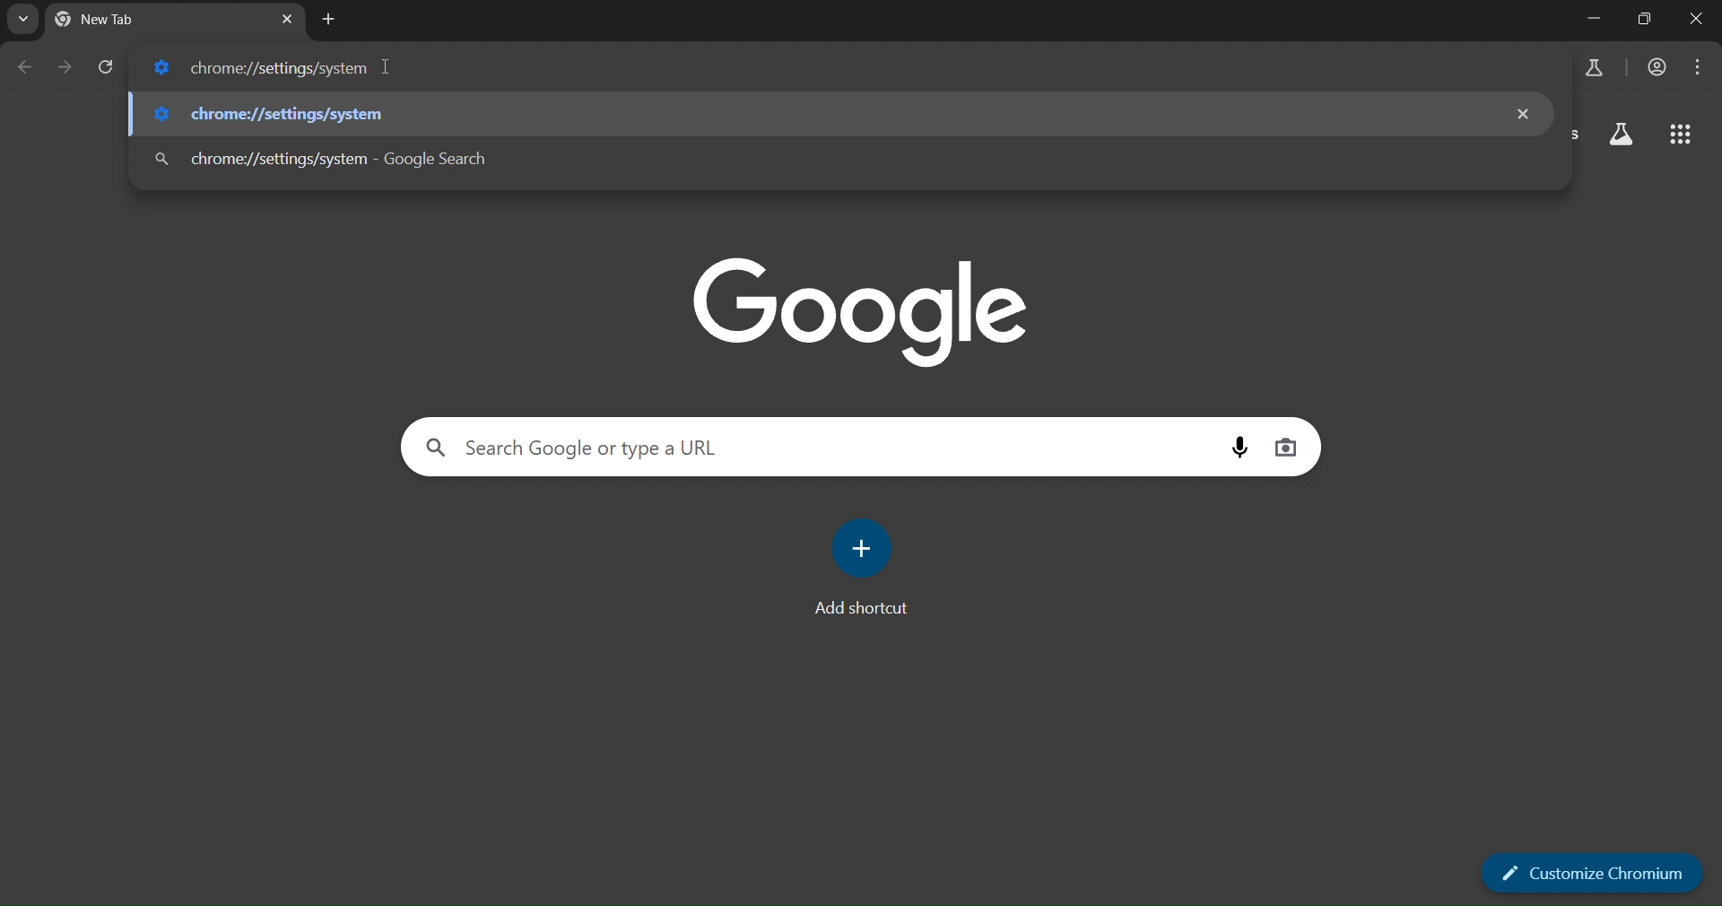 This screenshot has height=906, width=1722. Describe the element at coordinates (108, 64) in the screenshot. I see `reload page` at that location.